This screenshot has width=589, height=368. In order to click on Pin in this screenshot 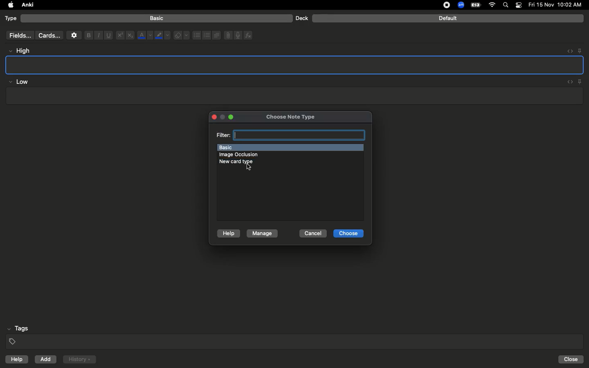, I will do `click(580, 50)`.